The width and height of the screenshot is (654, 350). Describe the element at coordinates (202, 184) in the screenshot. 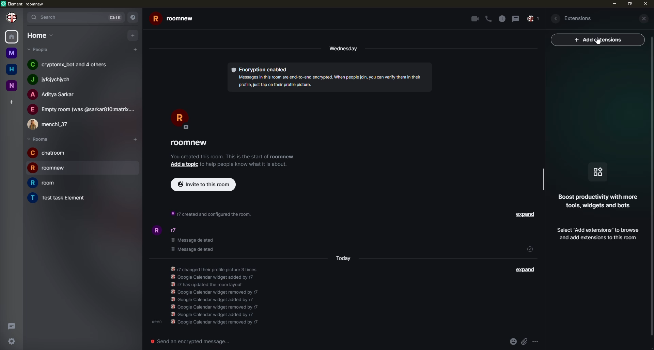

I see `invite to this room` at that location.